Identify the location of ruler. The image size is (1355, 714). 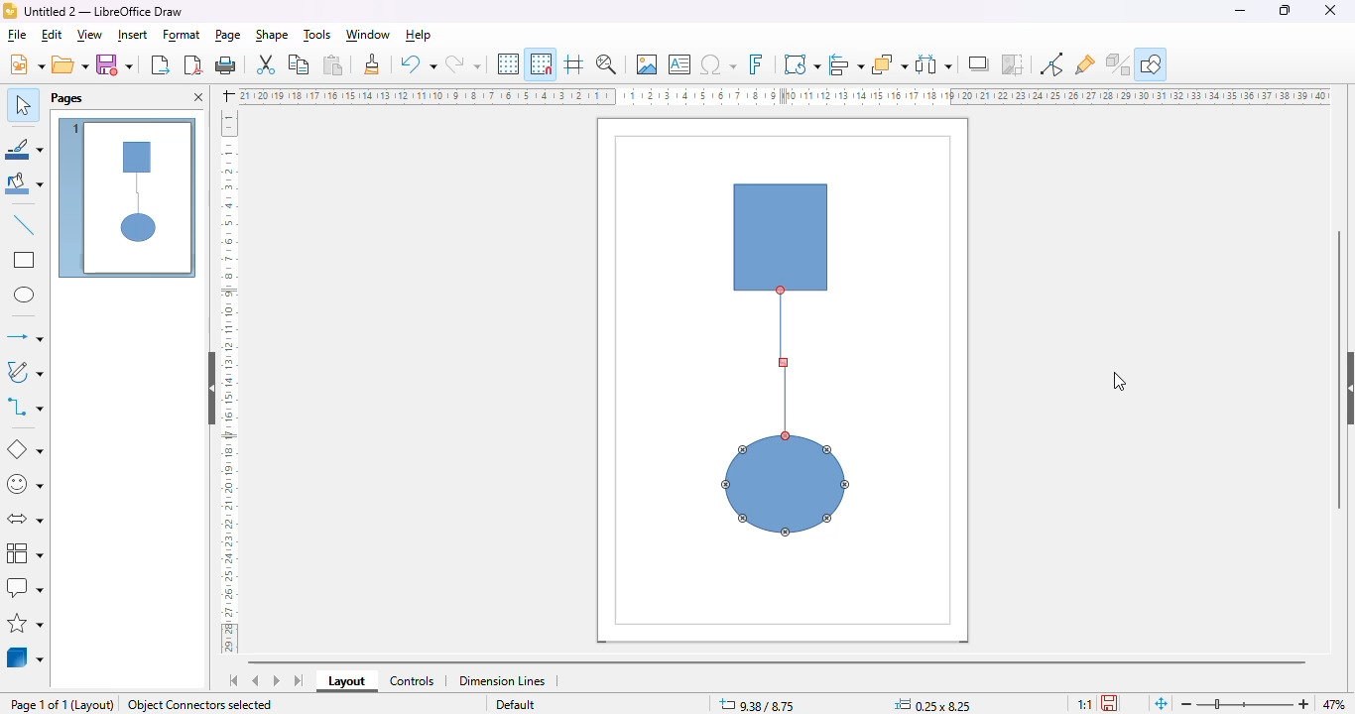
(229, 382).